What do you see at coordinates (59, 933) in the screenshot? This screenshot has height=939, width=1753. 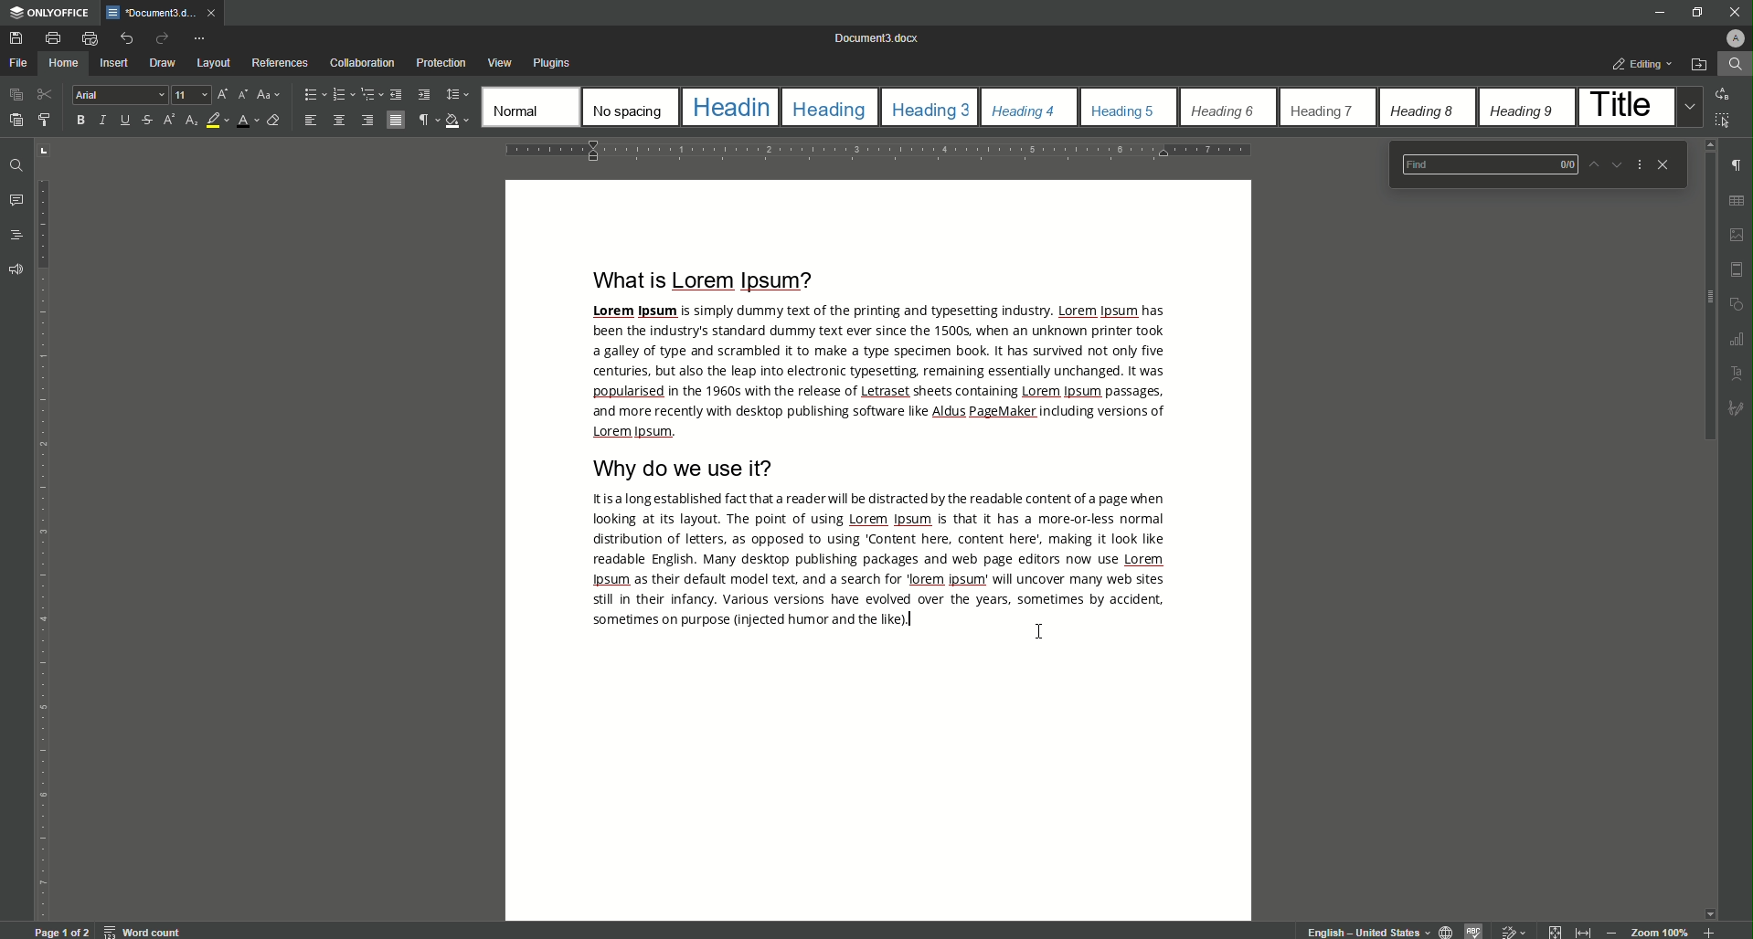 I see `Page 1 of 2` at bounding box center [59, 933].